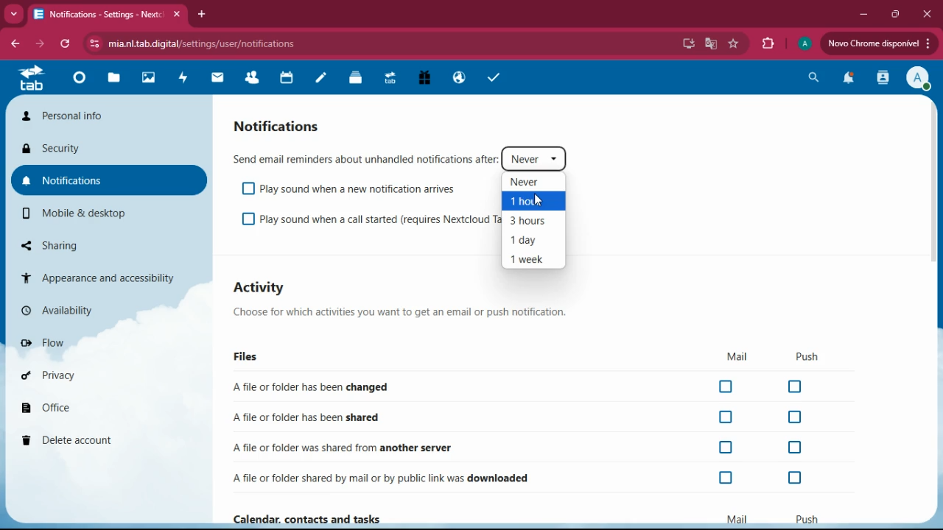  Describe the element at coordinates (97, 441) in the screenshot. I see `delete` at that location.